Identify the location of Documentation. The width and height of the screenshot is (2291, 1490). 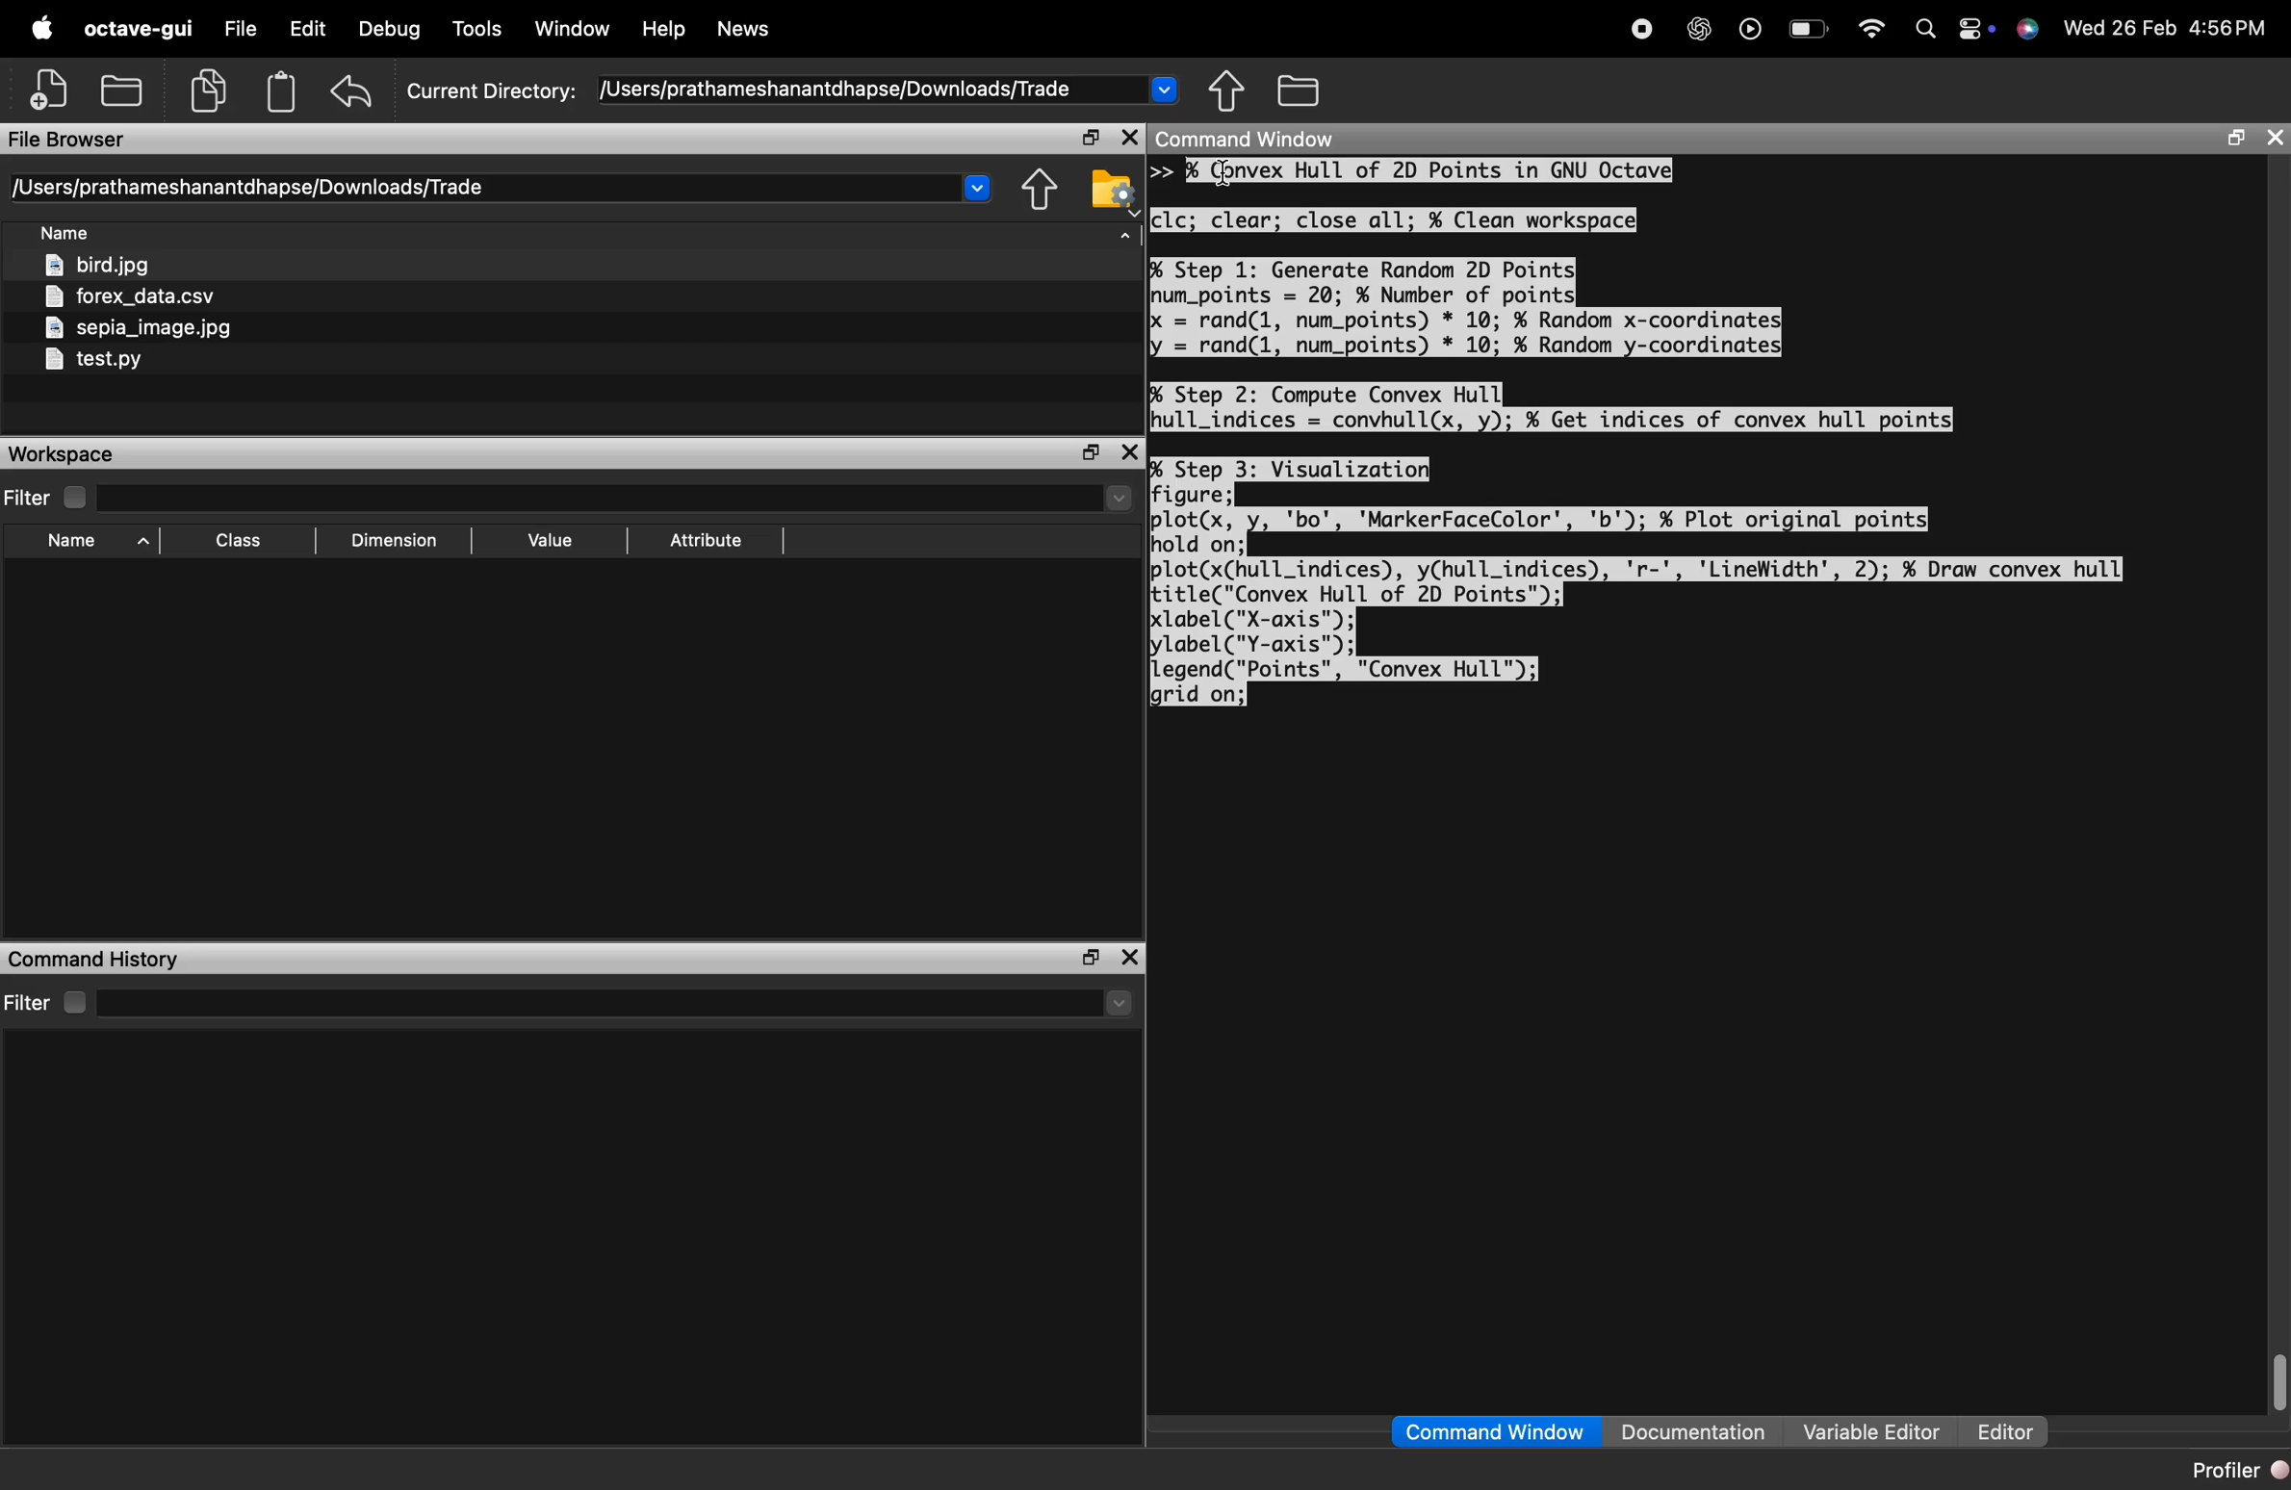
(1697, 1433).